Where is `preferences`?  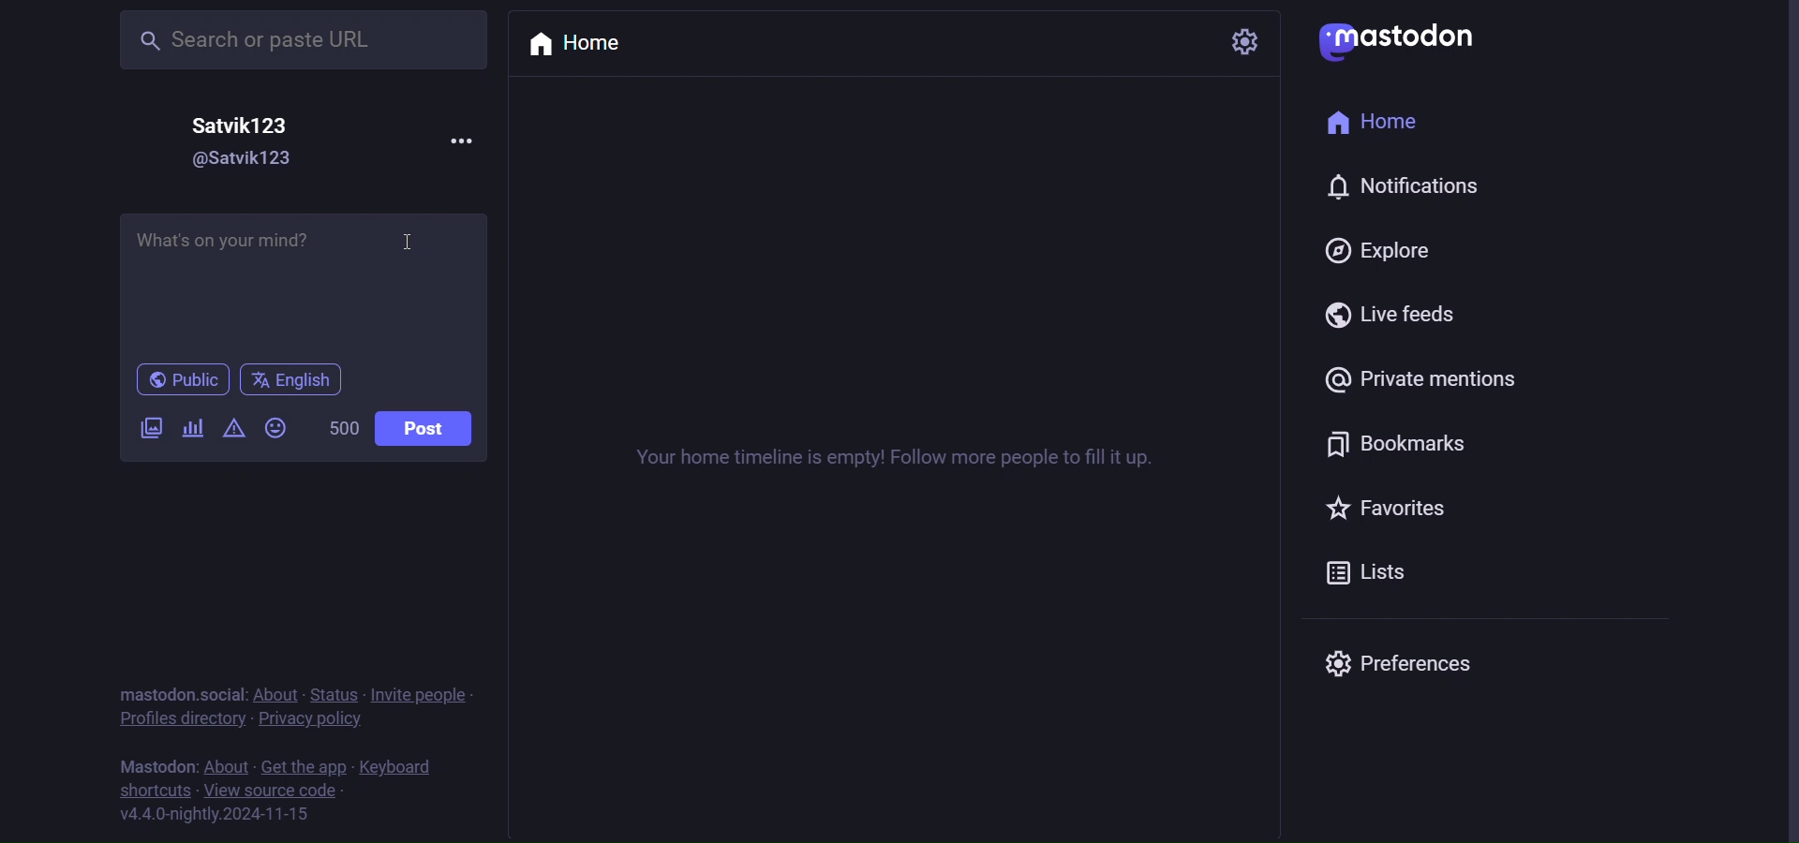
preferences is located at coordinates (1398, 660).